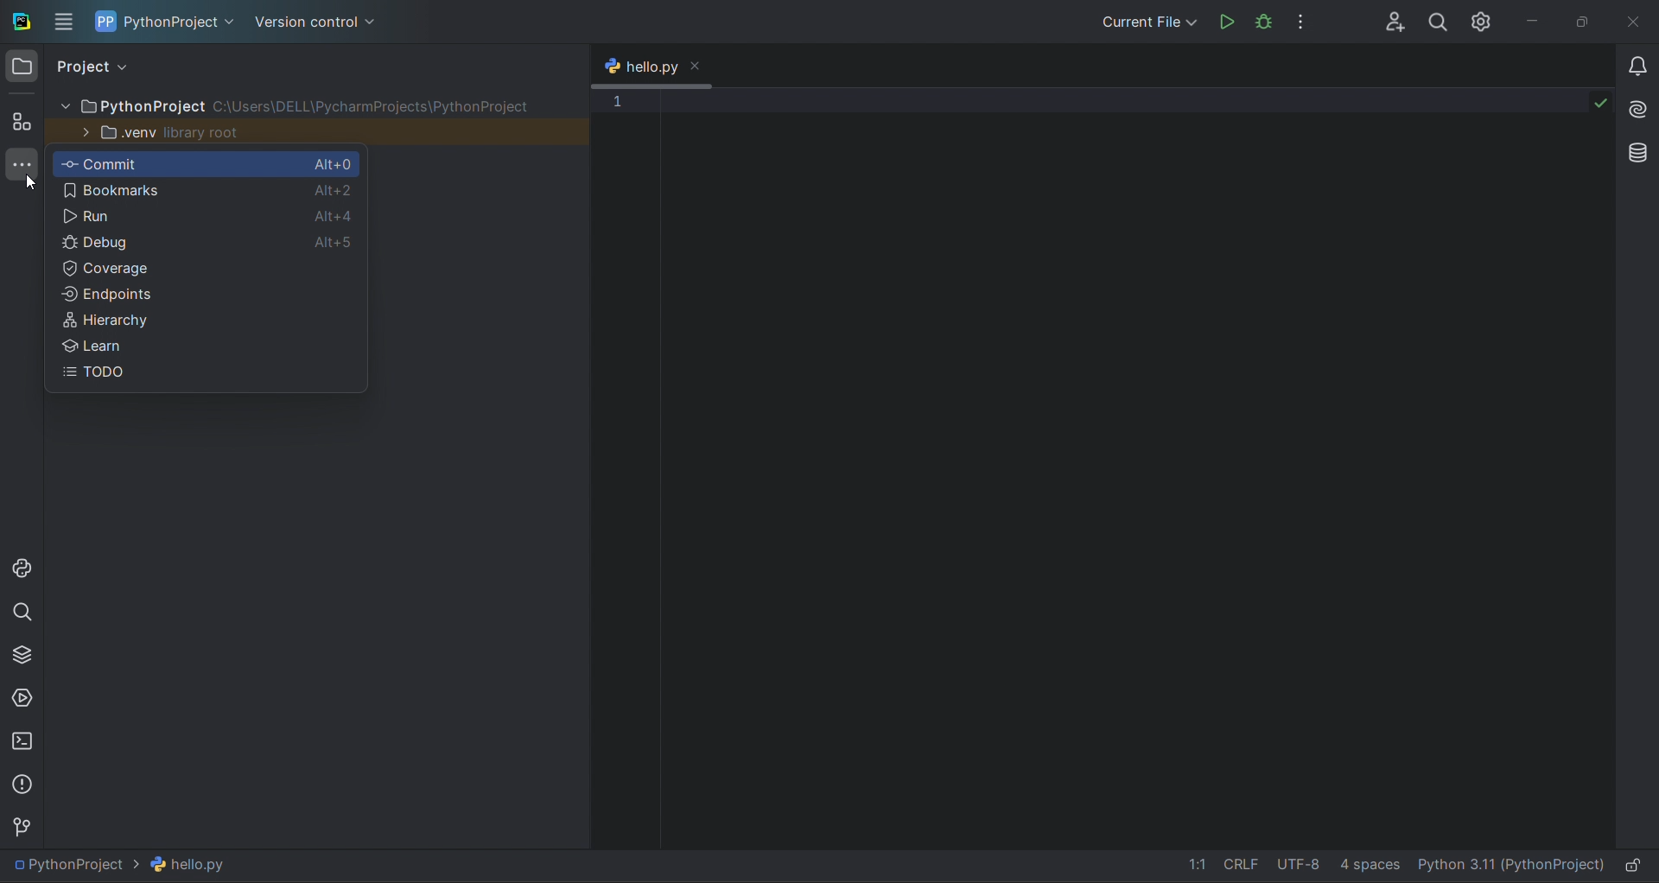  I want to click on search, so click(1438, 22).